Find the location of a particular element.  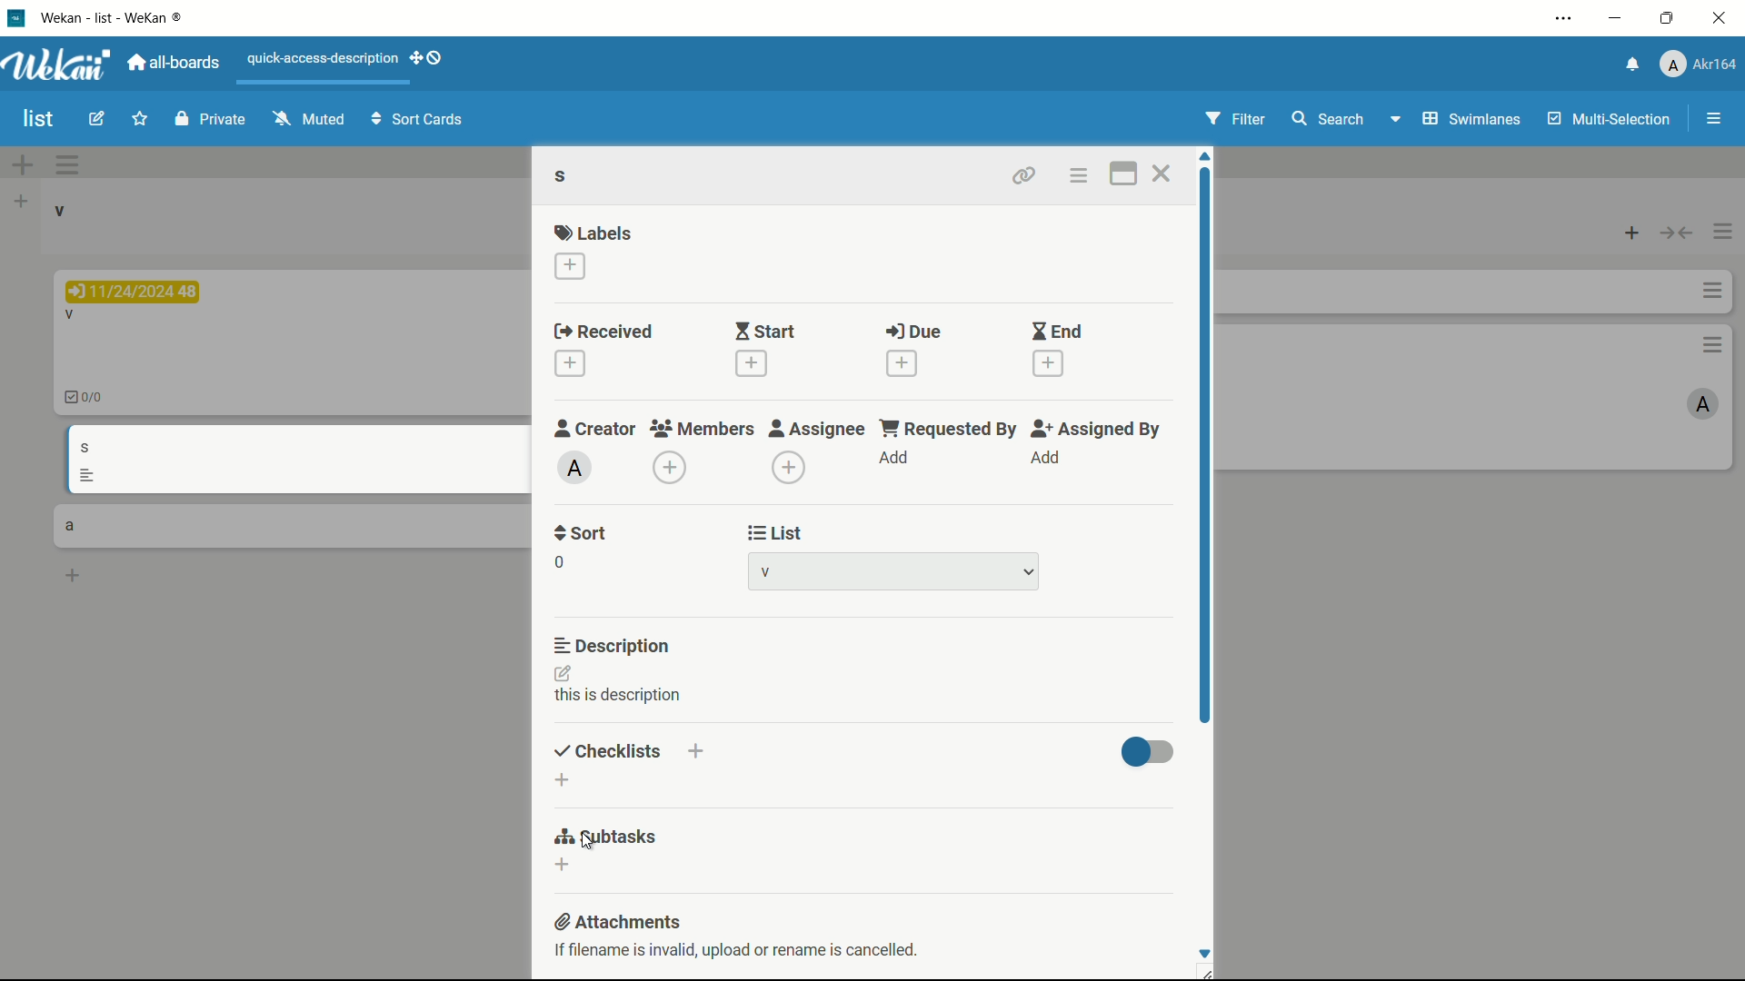

quick-access-description is located at coordinates (323, 58).